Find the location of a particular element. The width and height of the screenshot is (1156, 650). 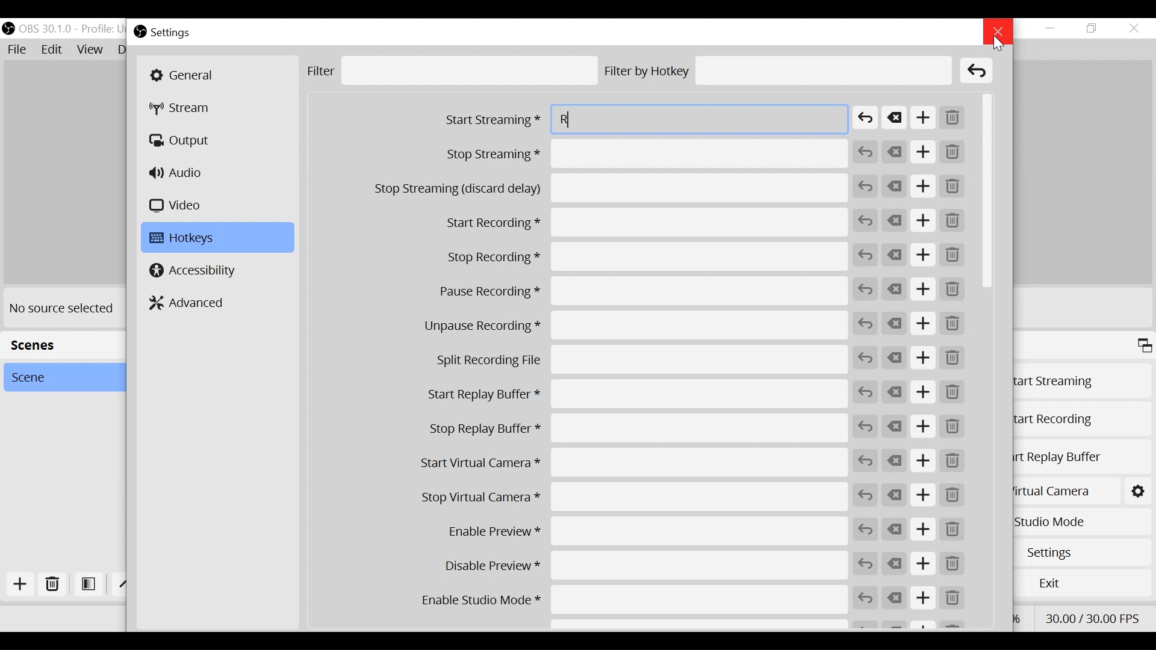

Start Recording is located at coordinates (635, 221).